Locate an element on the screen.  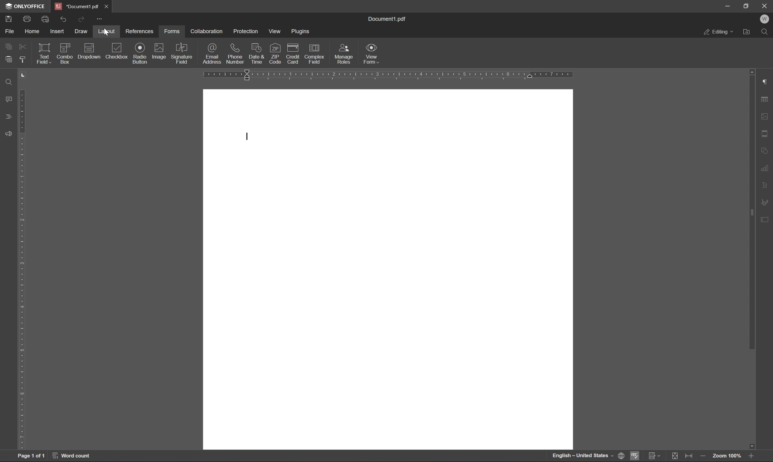
print preview is located at coordinates (46, 18).